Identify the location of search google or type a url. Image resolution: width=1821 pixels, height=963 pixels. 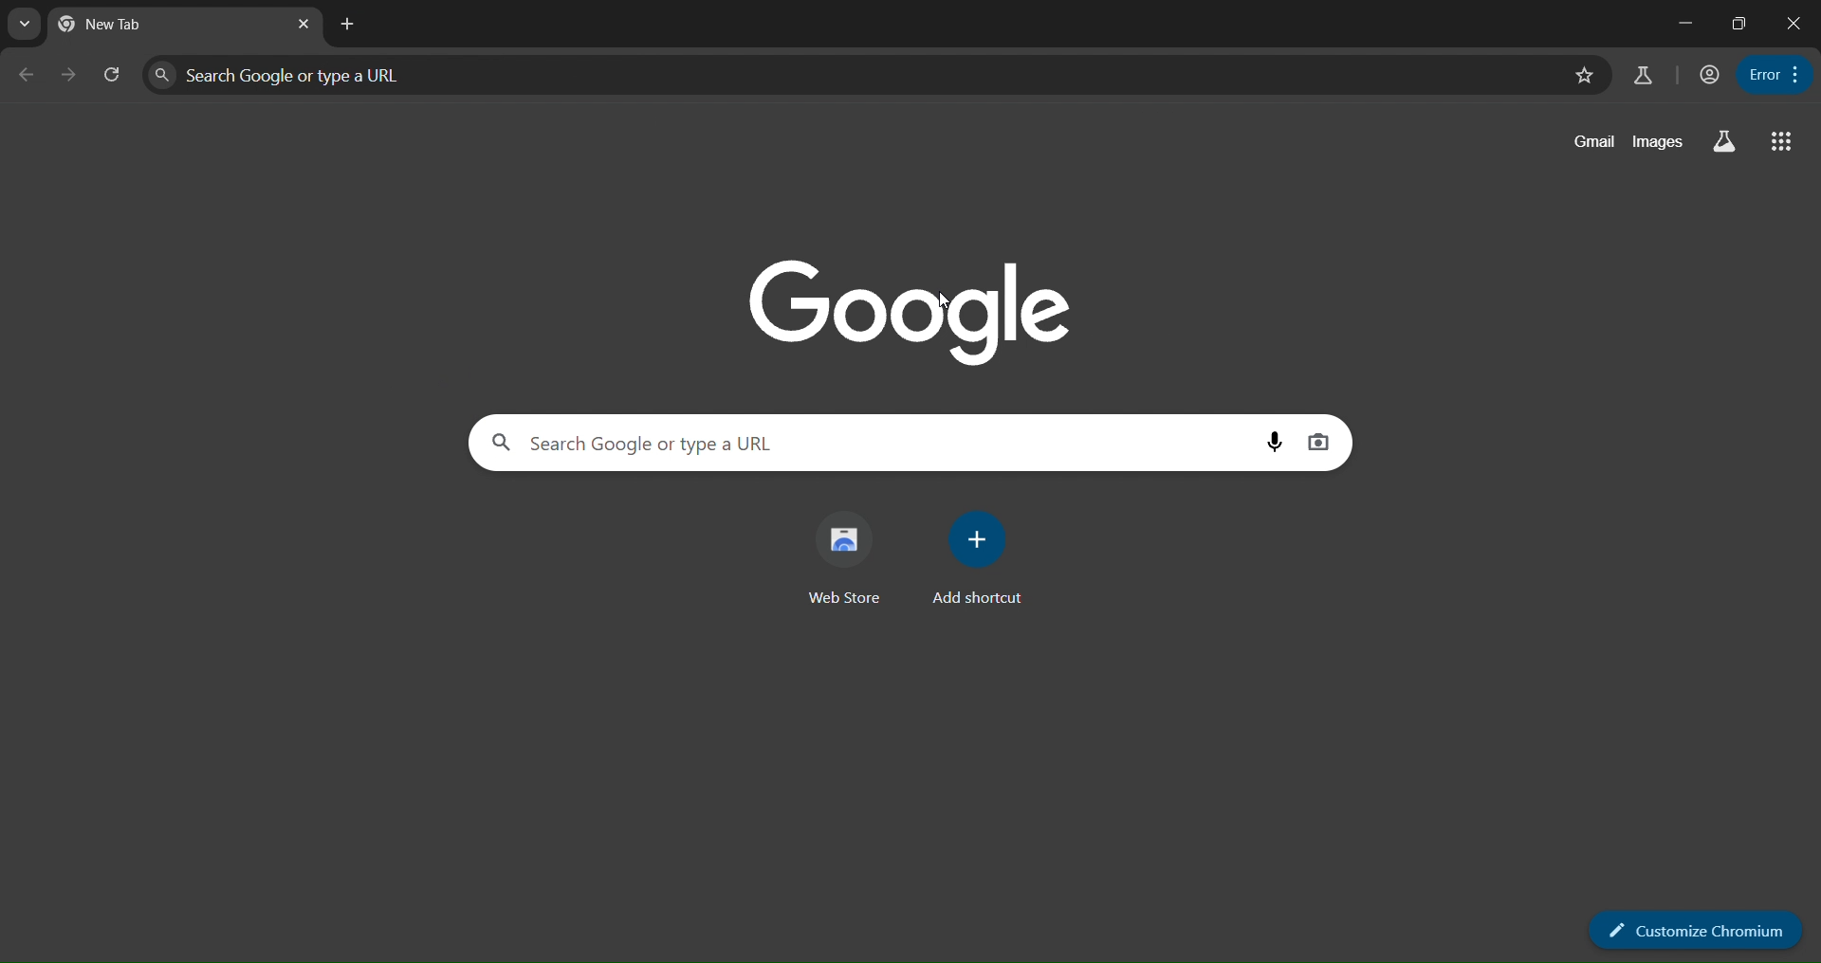
(364, 73).